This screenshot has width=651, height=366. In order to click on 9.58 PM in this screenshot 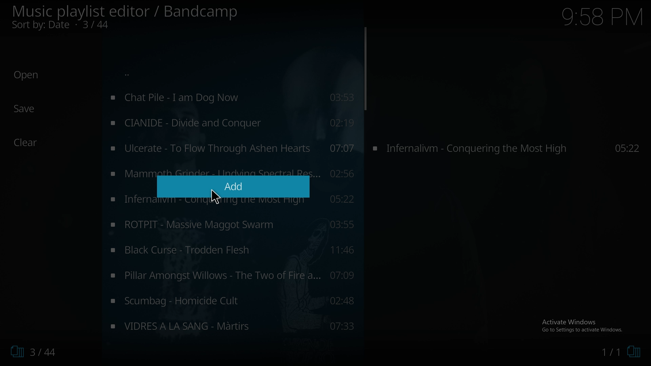, I will do `click(602, 17)`.